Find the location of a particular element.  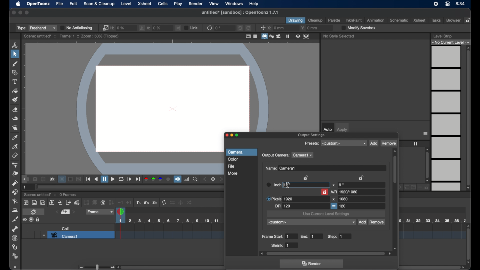

inkinpaint is located at coordinates (354, 20).